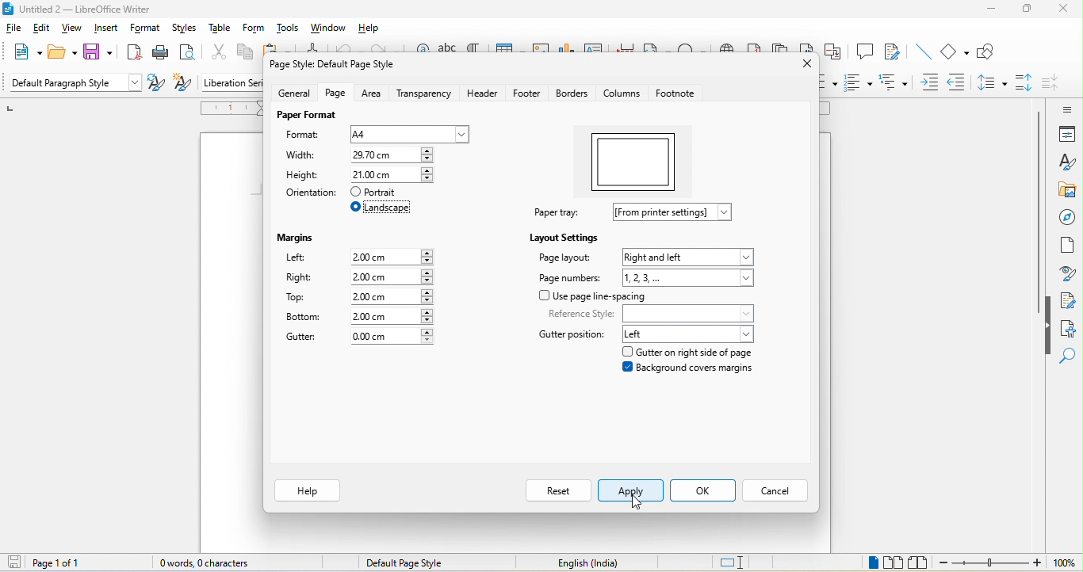 This screenshot has height=572, width=1083. Describe the element at coordinates (863, 53) in the screenshot. I see `comment` at that location.